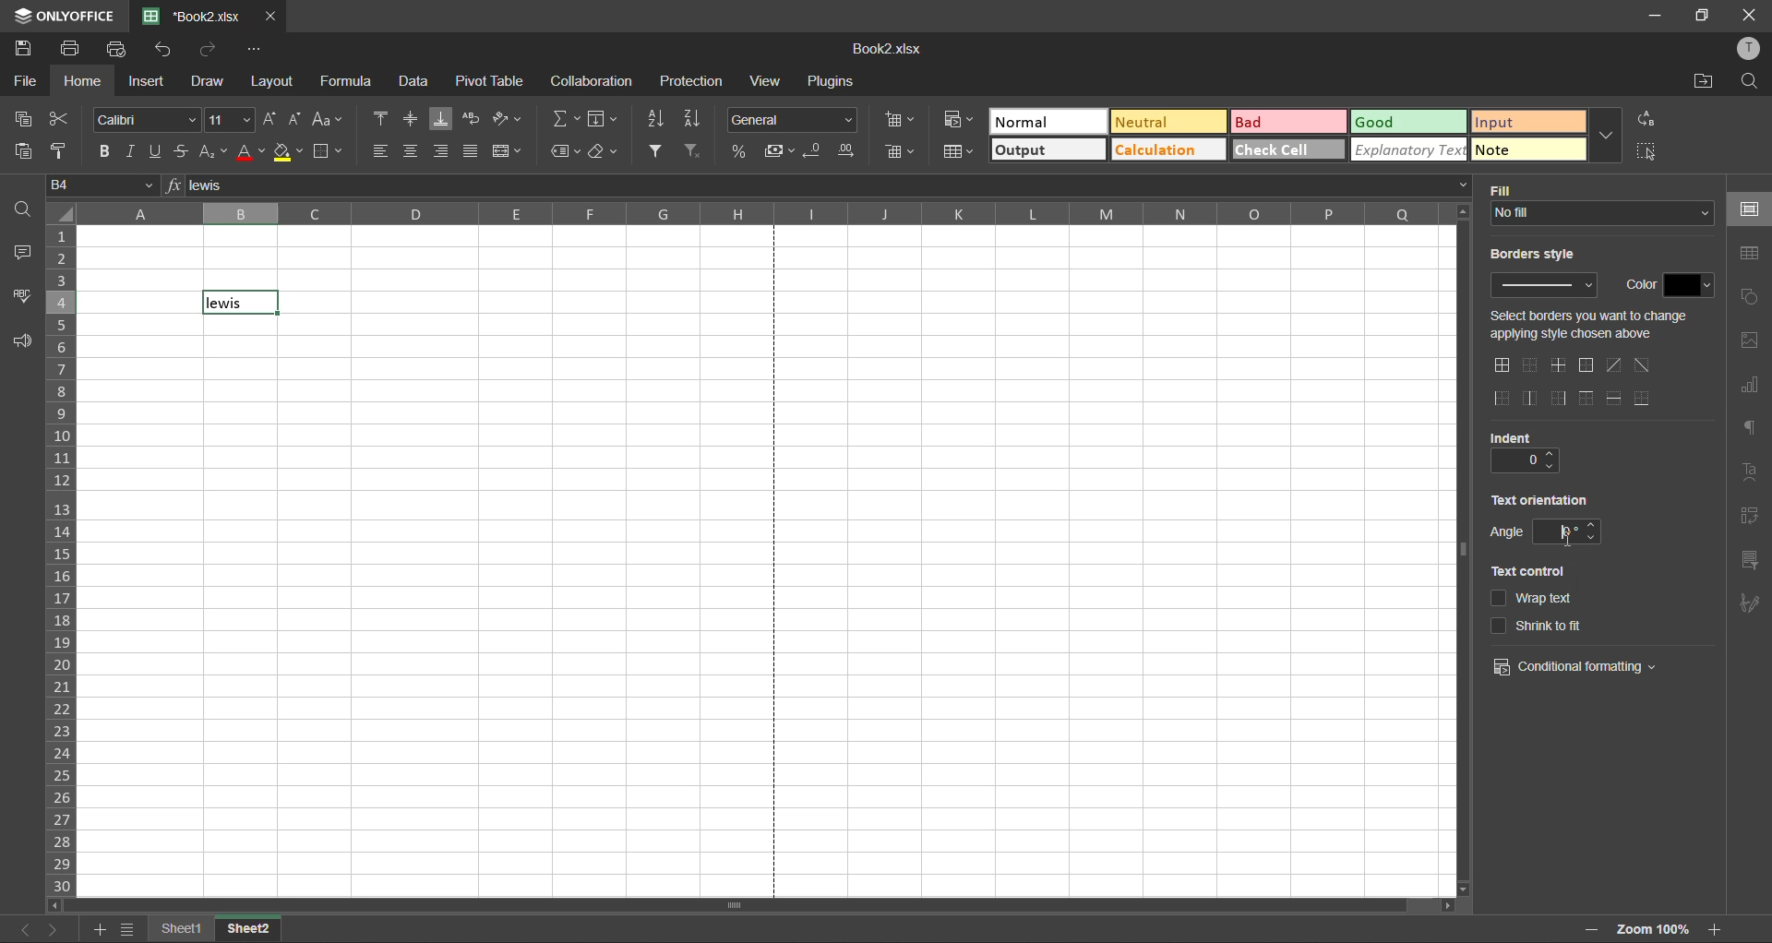  What do you see at coordinates (1599, 213) in the screenshot?
I see `input fill` at bounding box center [1599, 213].